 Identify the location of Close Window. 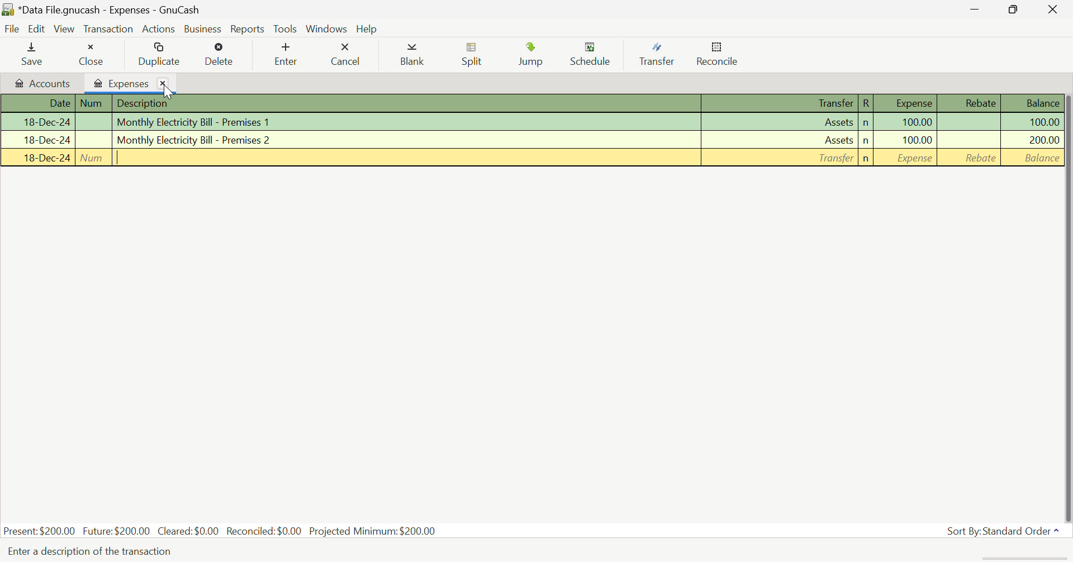
(1054, 9).